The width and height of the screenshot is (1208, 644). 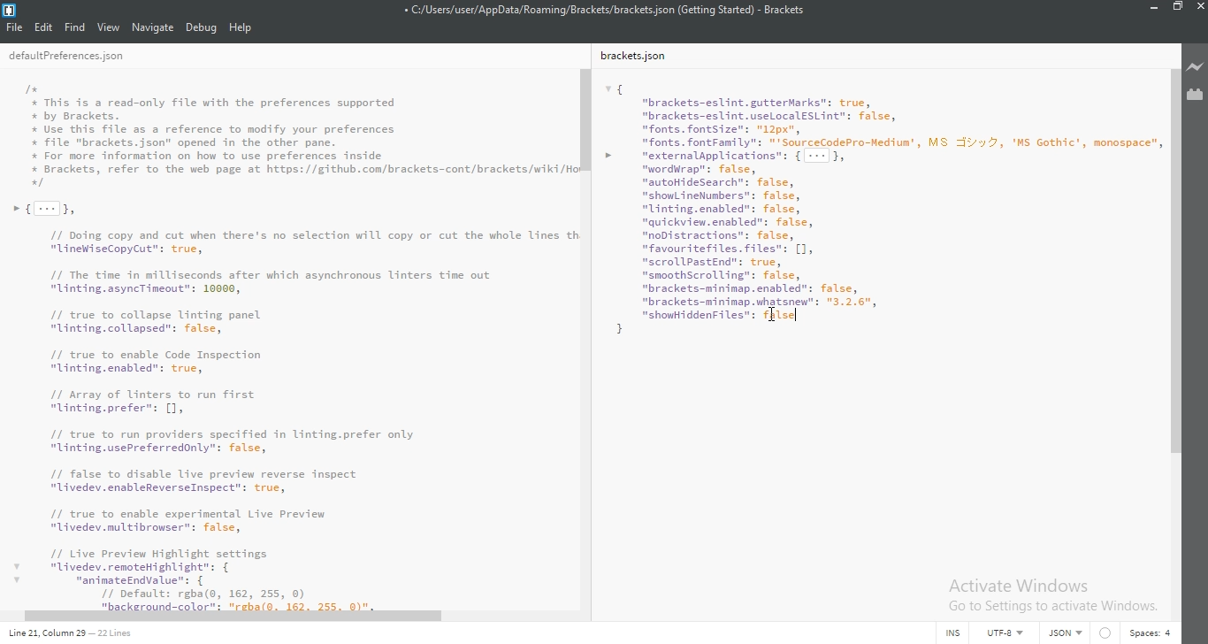 What do you see at coordinates (43, 27) in the screenshot?
I see `Edit` at bounding box center [43, 27].